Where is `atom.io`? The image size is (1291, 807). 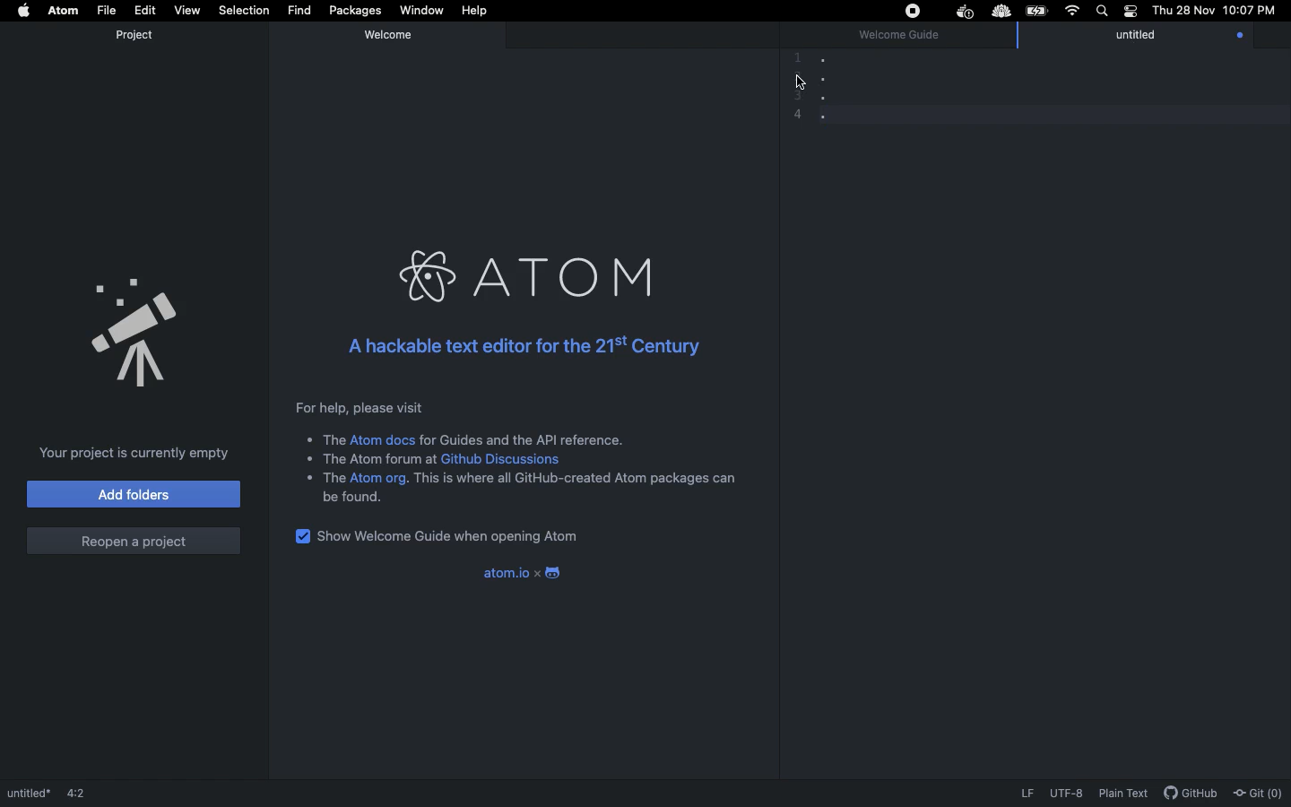
atom.io is located at coordinates (496, 572).